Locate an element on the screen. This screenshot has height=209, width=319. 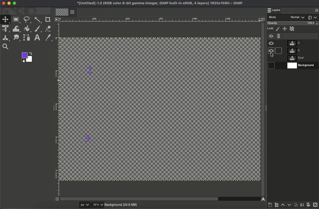
cursor is located at coordinates (272, 55).